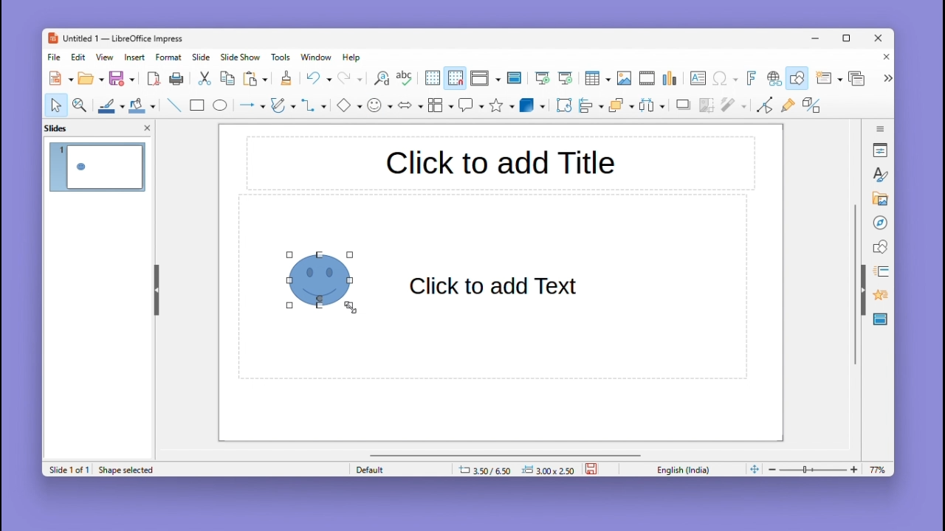 Image resolution: width=945 pixels, height=531 pixels. I want to click on Insert, so click(137, 57).